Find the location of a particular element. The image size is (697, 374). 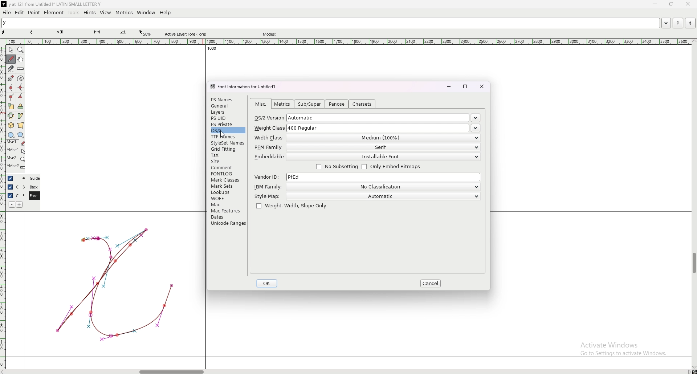

zoom percentage is located at coordinates (146, 33).